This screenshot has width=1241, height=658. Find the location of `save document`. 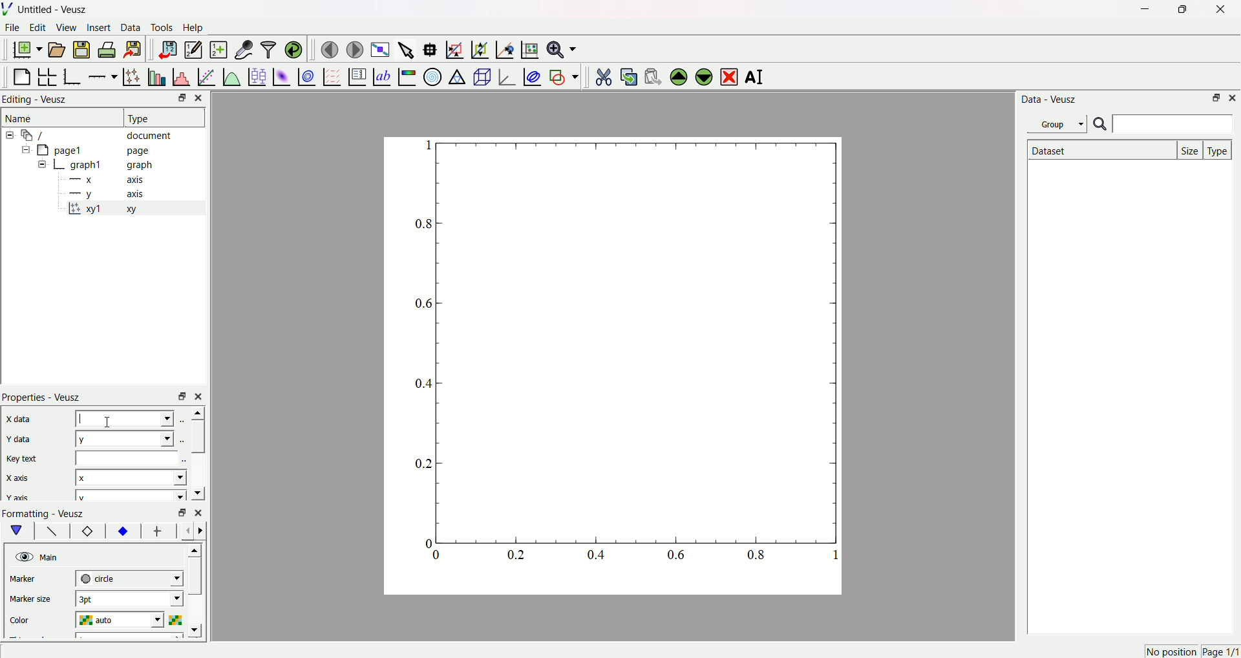

save document is located at coordinates (83, 49).